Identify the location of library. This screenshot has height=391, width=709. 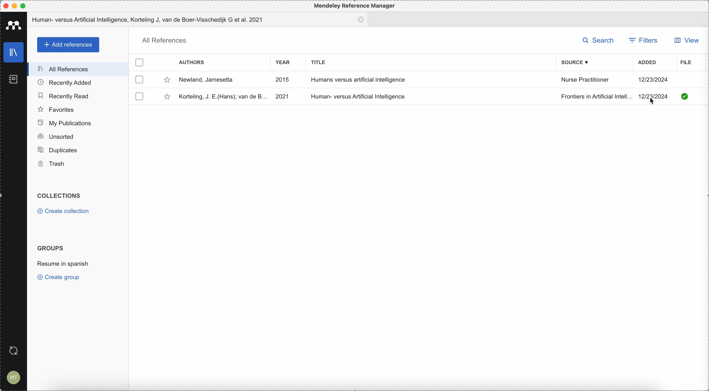
(14, 53).